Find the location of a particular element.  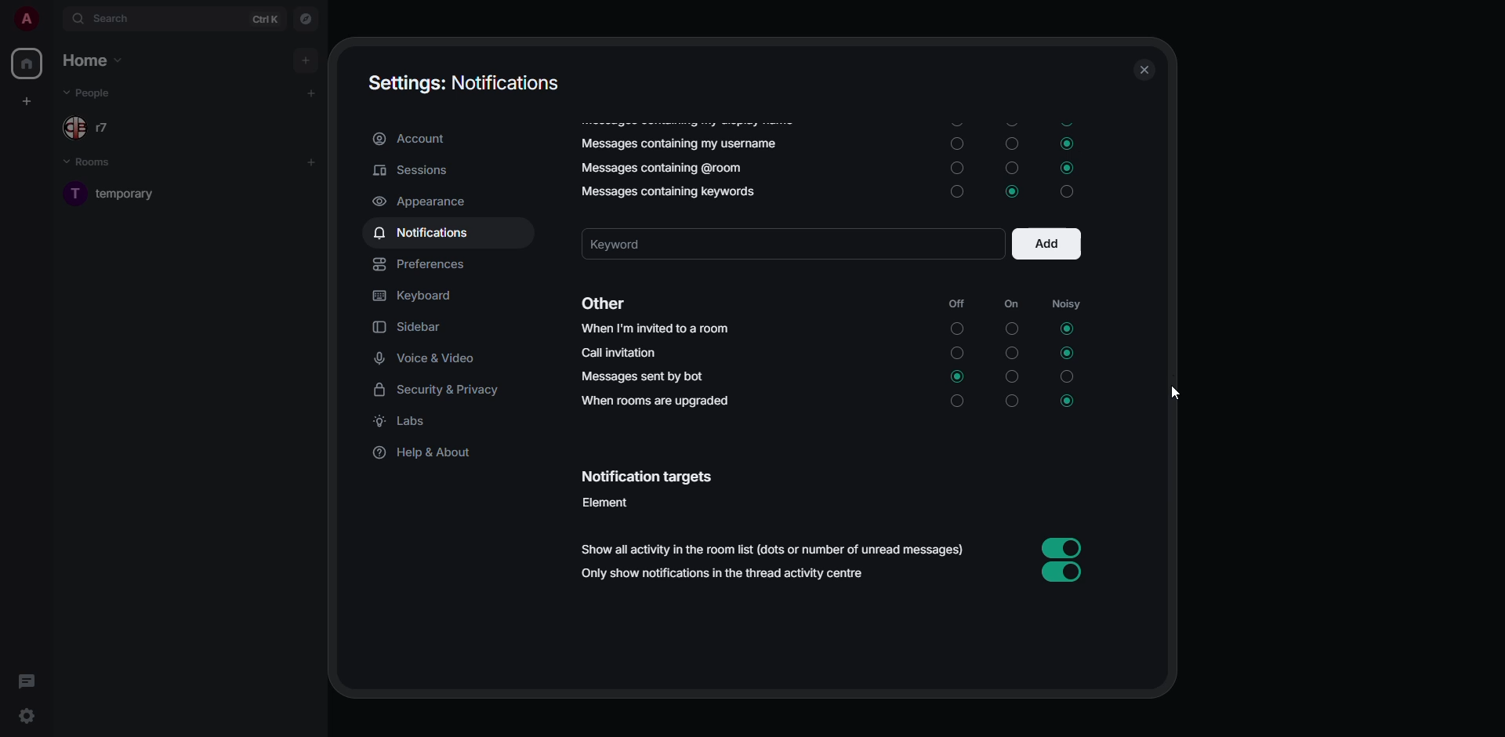

keyboard is located at coordinates (416, 296).